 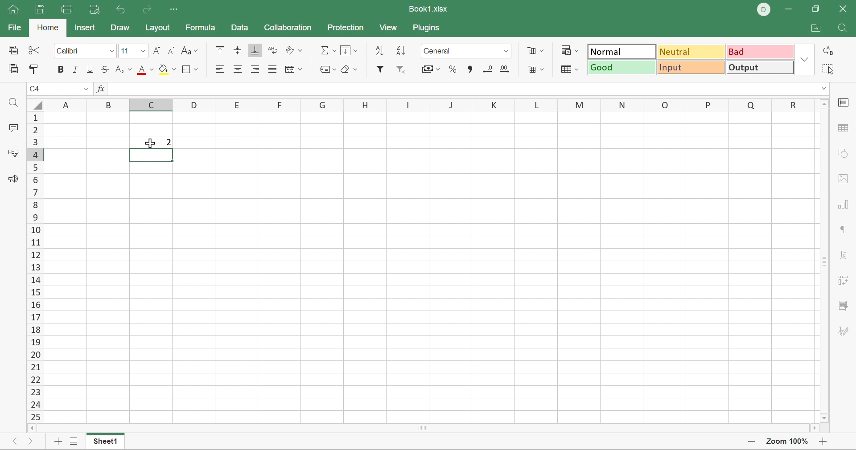 What do you see at coordinates (691, 68) in the screenshot?
I see `Input` at bounding box center [691, 68].